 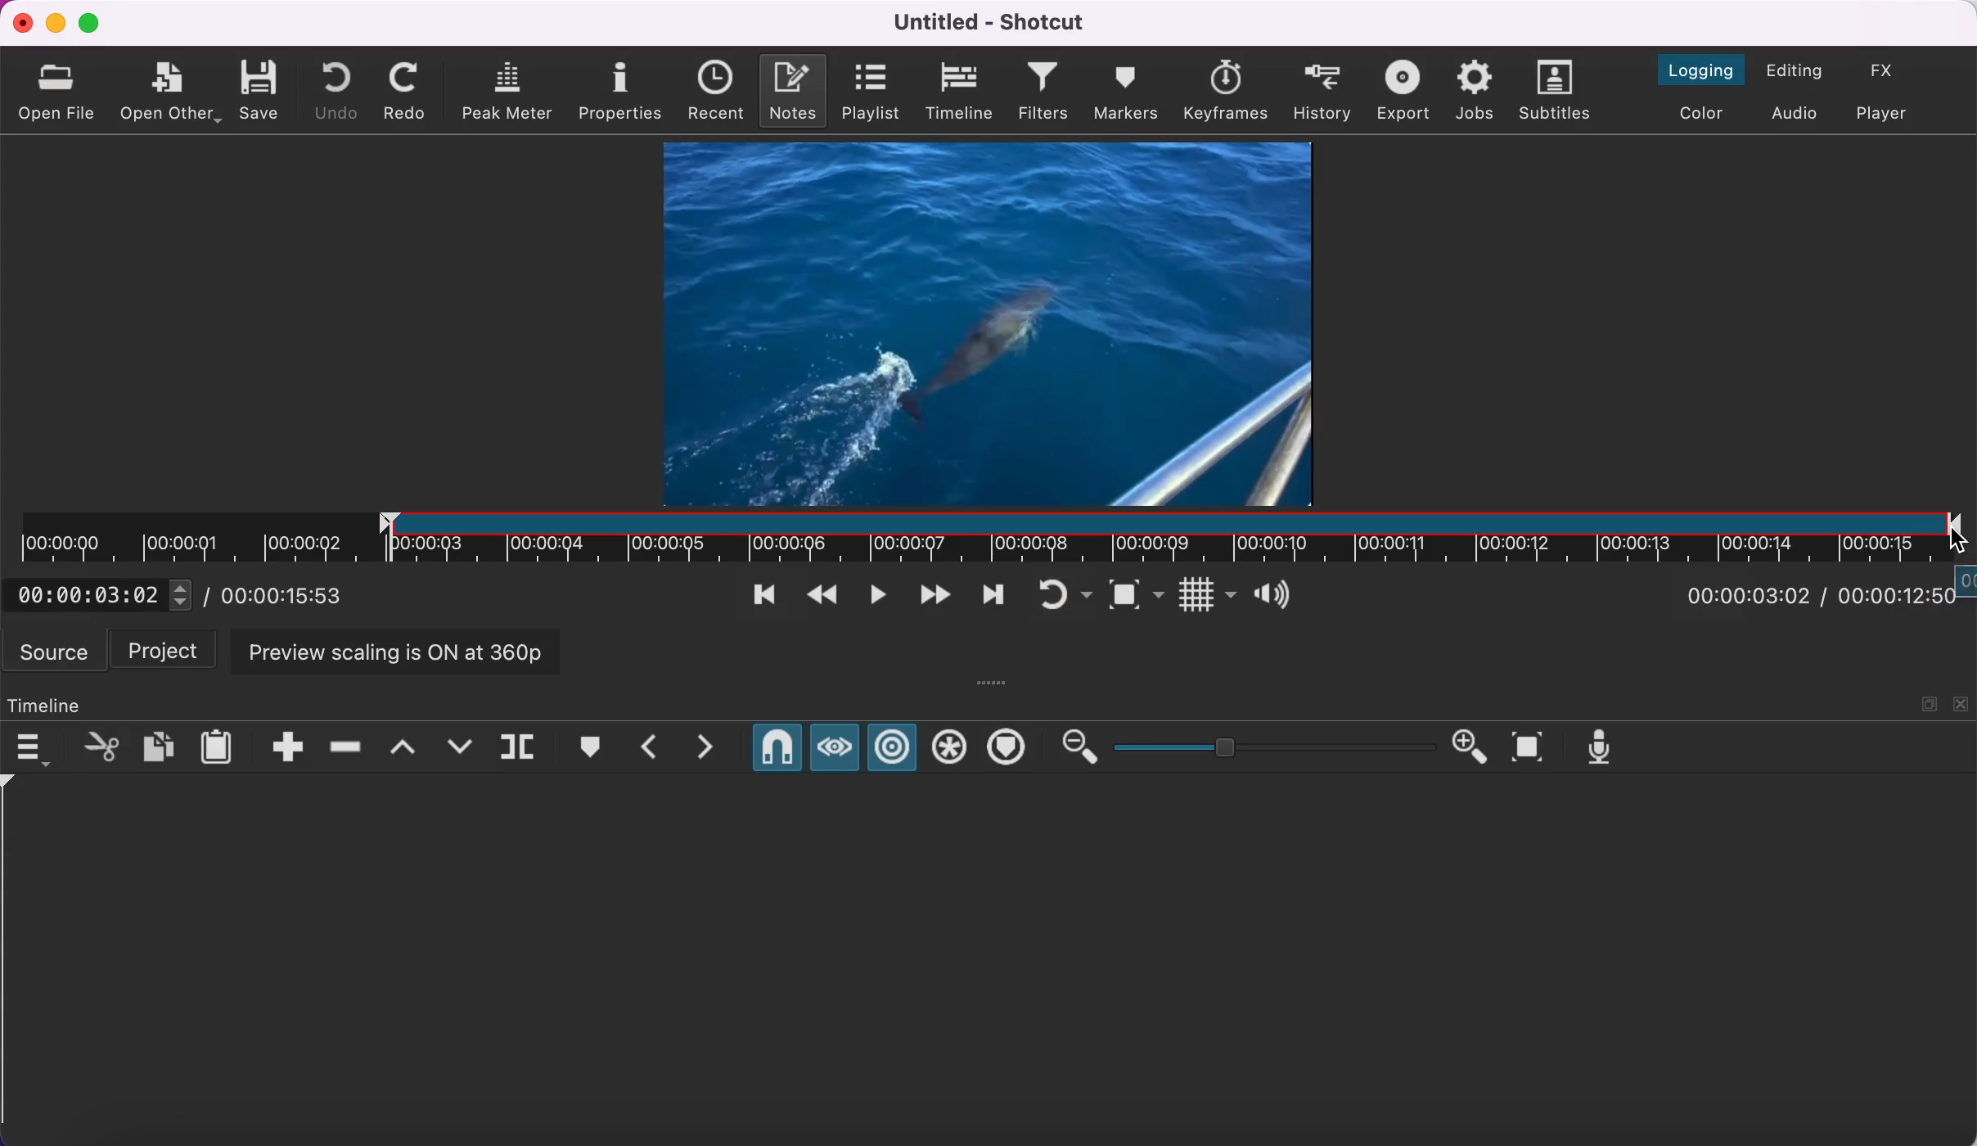 I want to click on play quickly forwards, so click(x=930, y=598).